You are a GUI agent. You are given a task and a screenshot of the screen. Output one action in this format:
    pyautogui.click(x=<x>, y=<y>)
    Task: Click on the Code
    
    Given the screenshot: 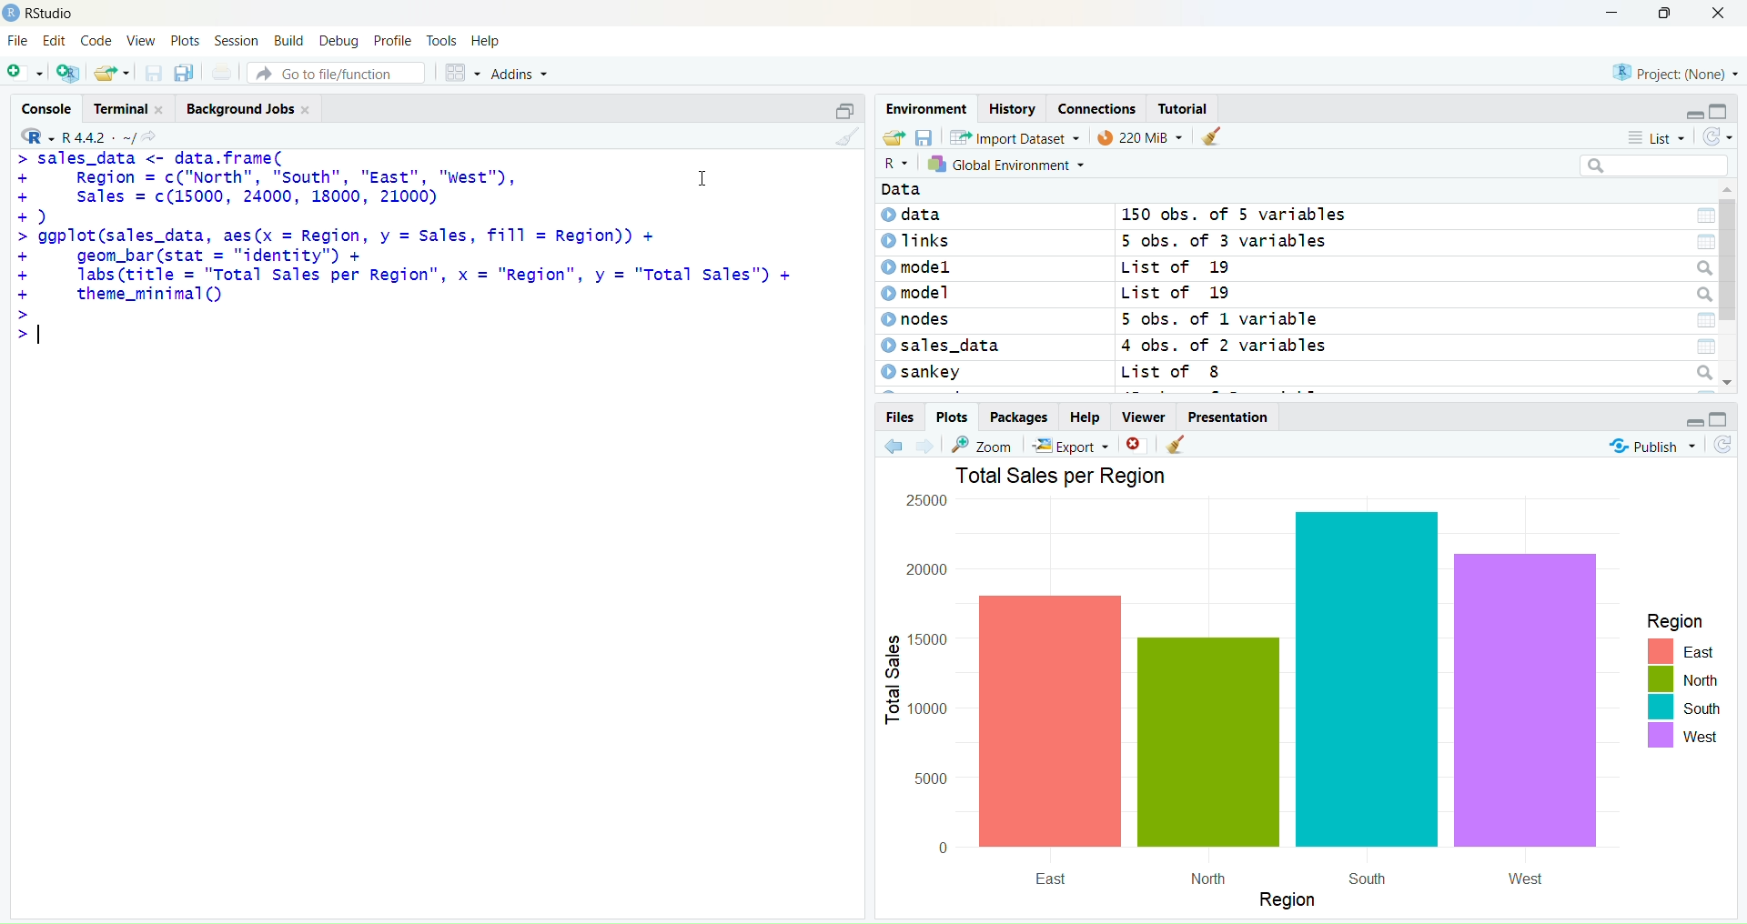 What is the action you would take?
    pyautogui.click(x=97, y=41)
    